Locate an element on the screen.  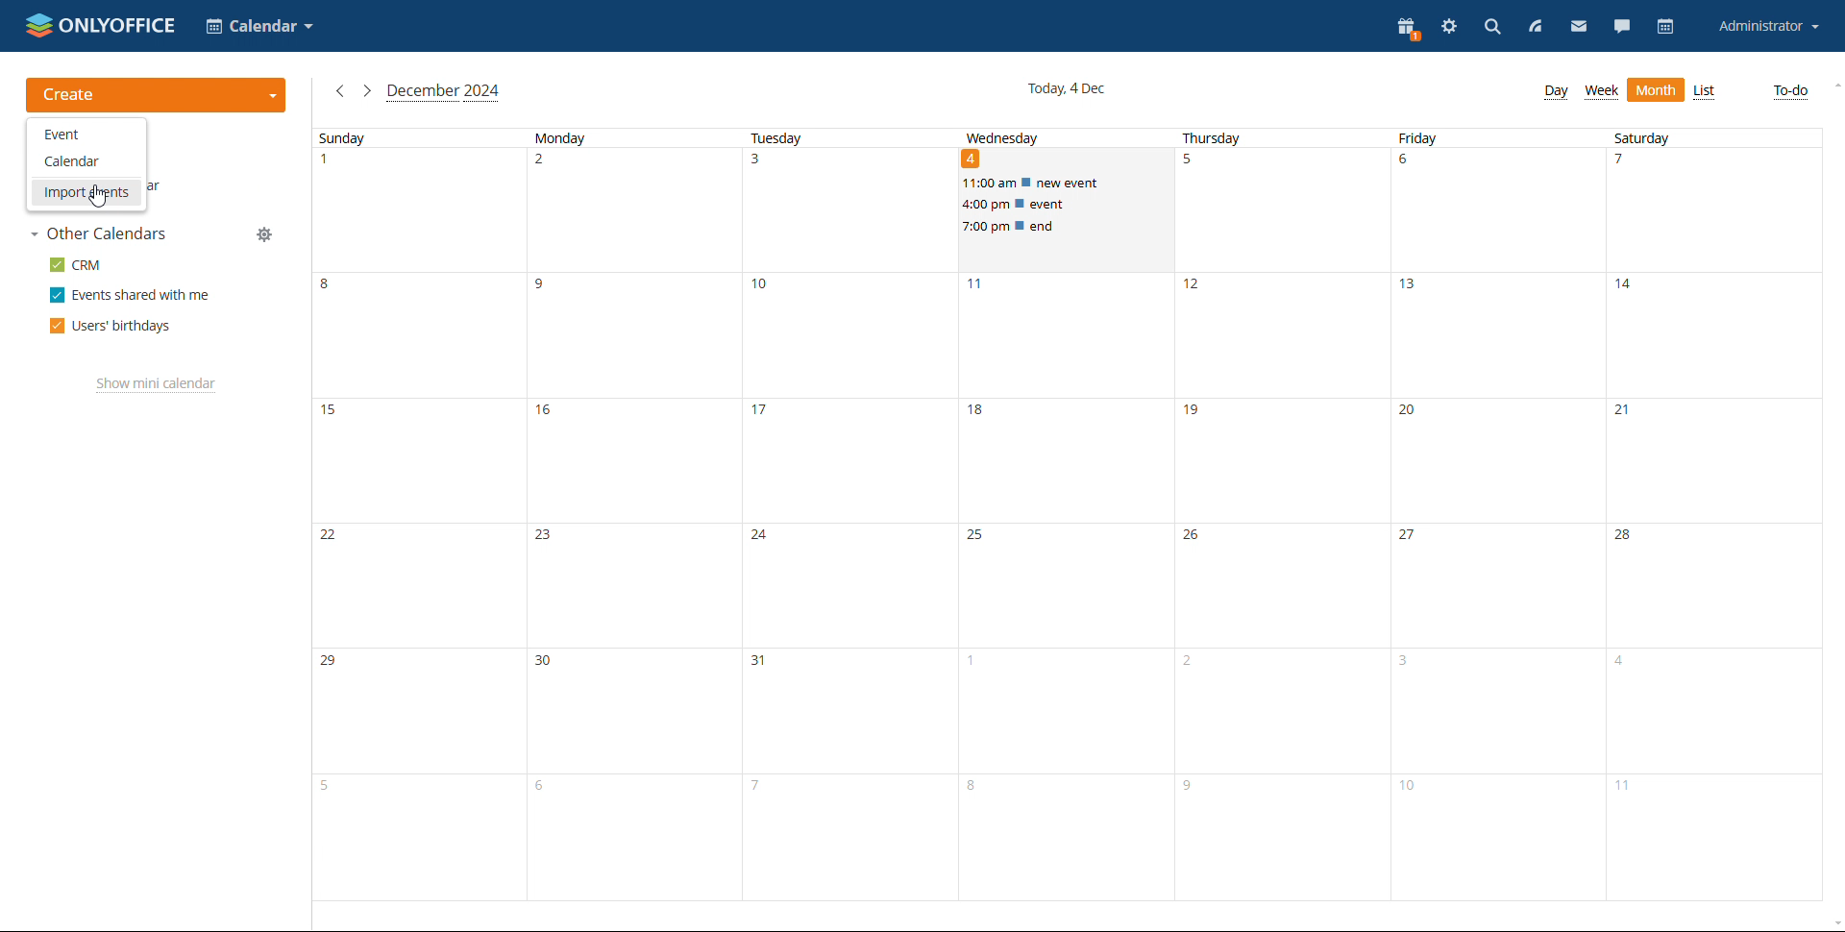
import events is located at coordinates (86, 192).